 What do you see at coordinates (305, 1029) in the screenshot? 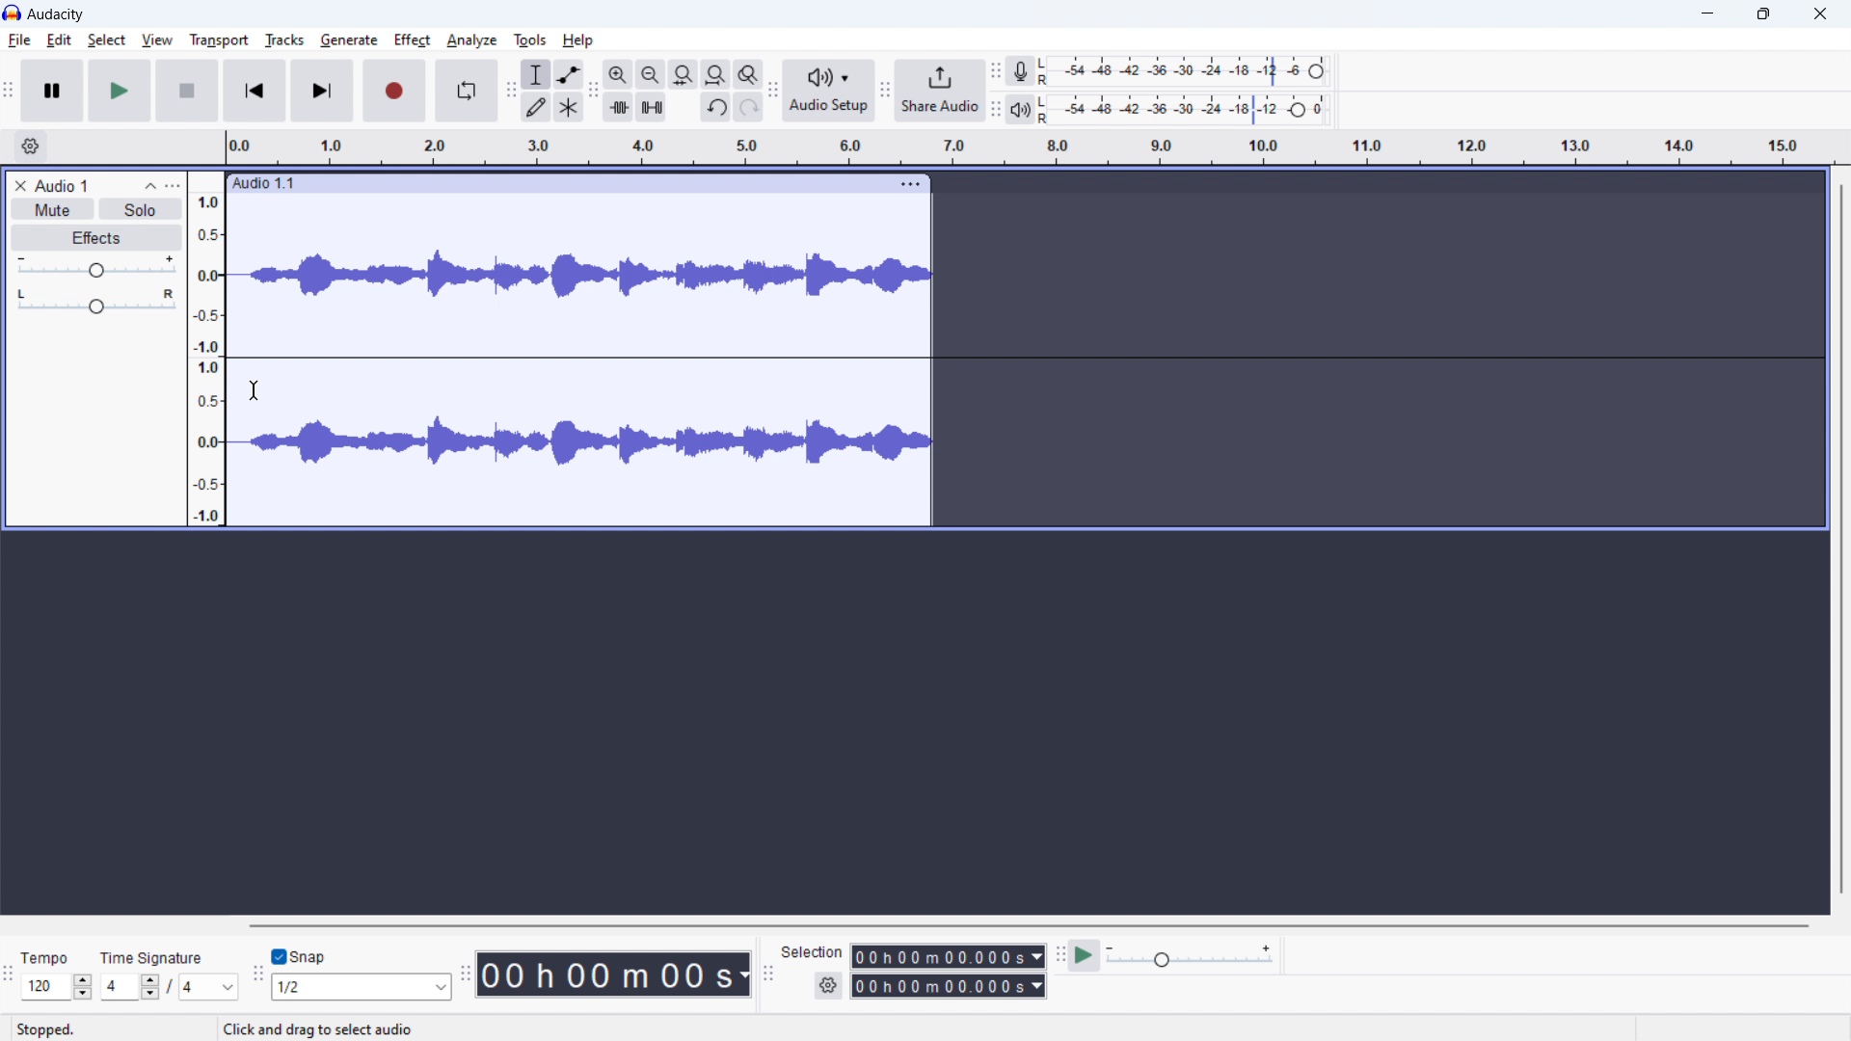
I see `open menu.. (Shift+M)` at bounding box center [305, 1029].